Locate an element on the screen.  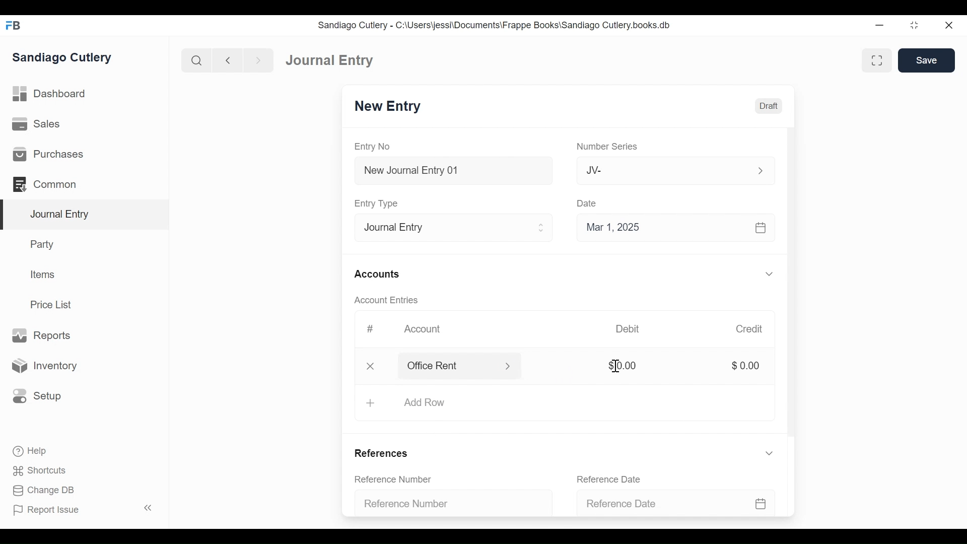
Number Series is located at coordinates (605, 147).